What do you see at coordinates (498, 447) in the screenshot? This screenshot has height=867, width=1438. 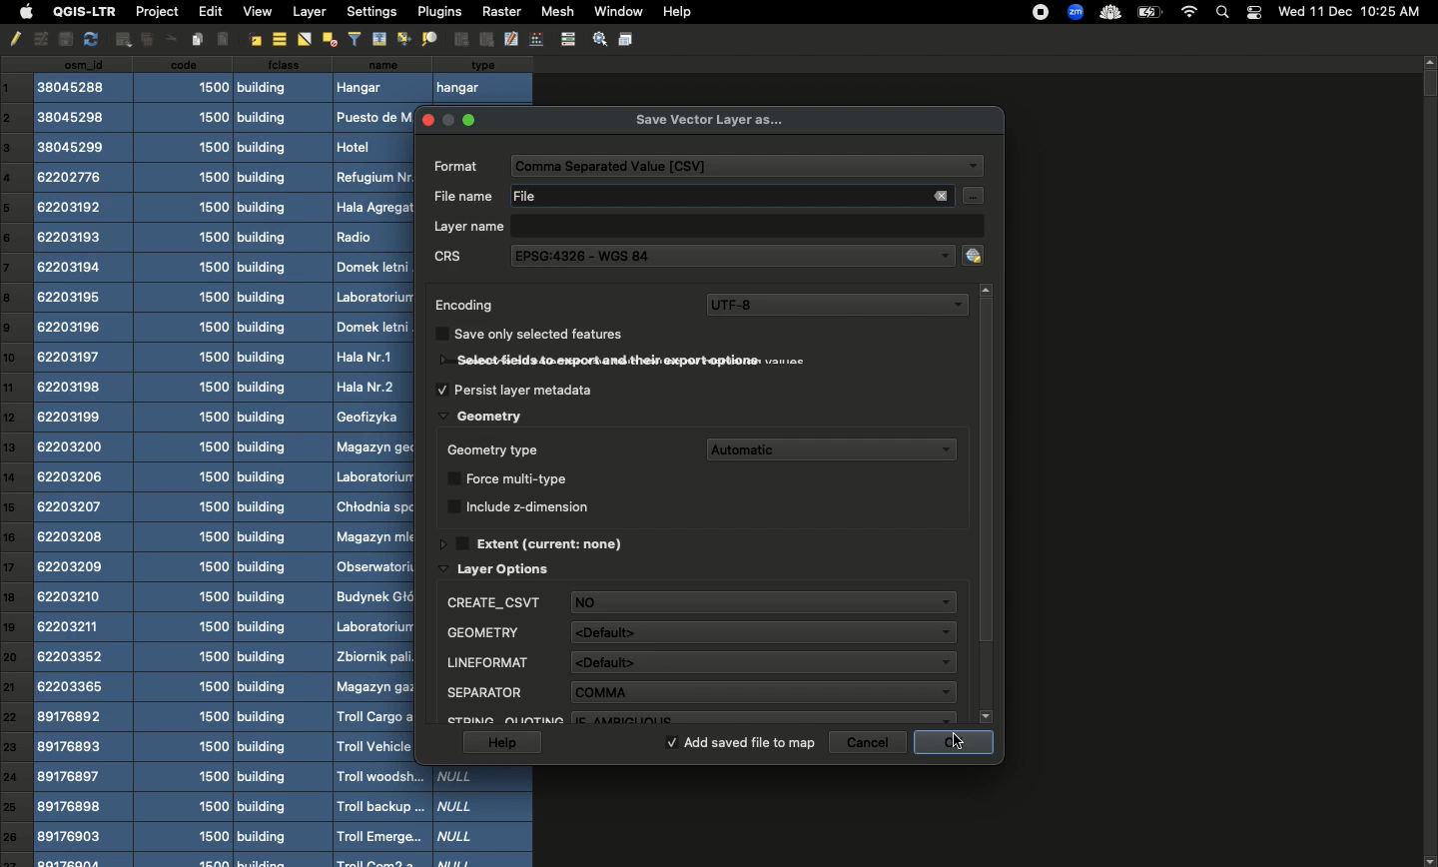 I see `Geometry type` at bounding box center [498, 447].